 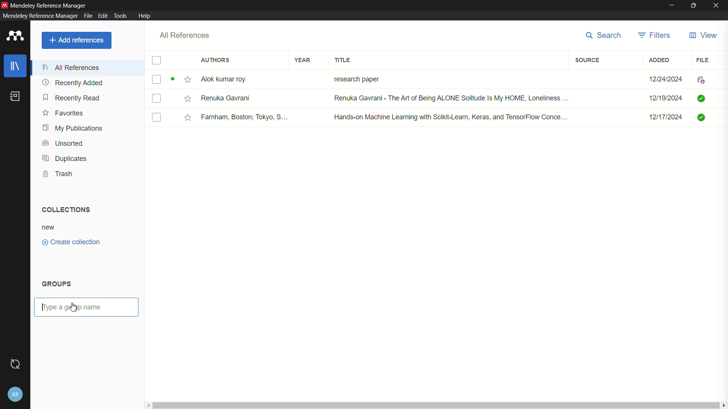 I want to click on Star, so click(x=187, y=98).